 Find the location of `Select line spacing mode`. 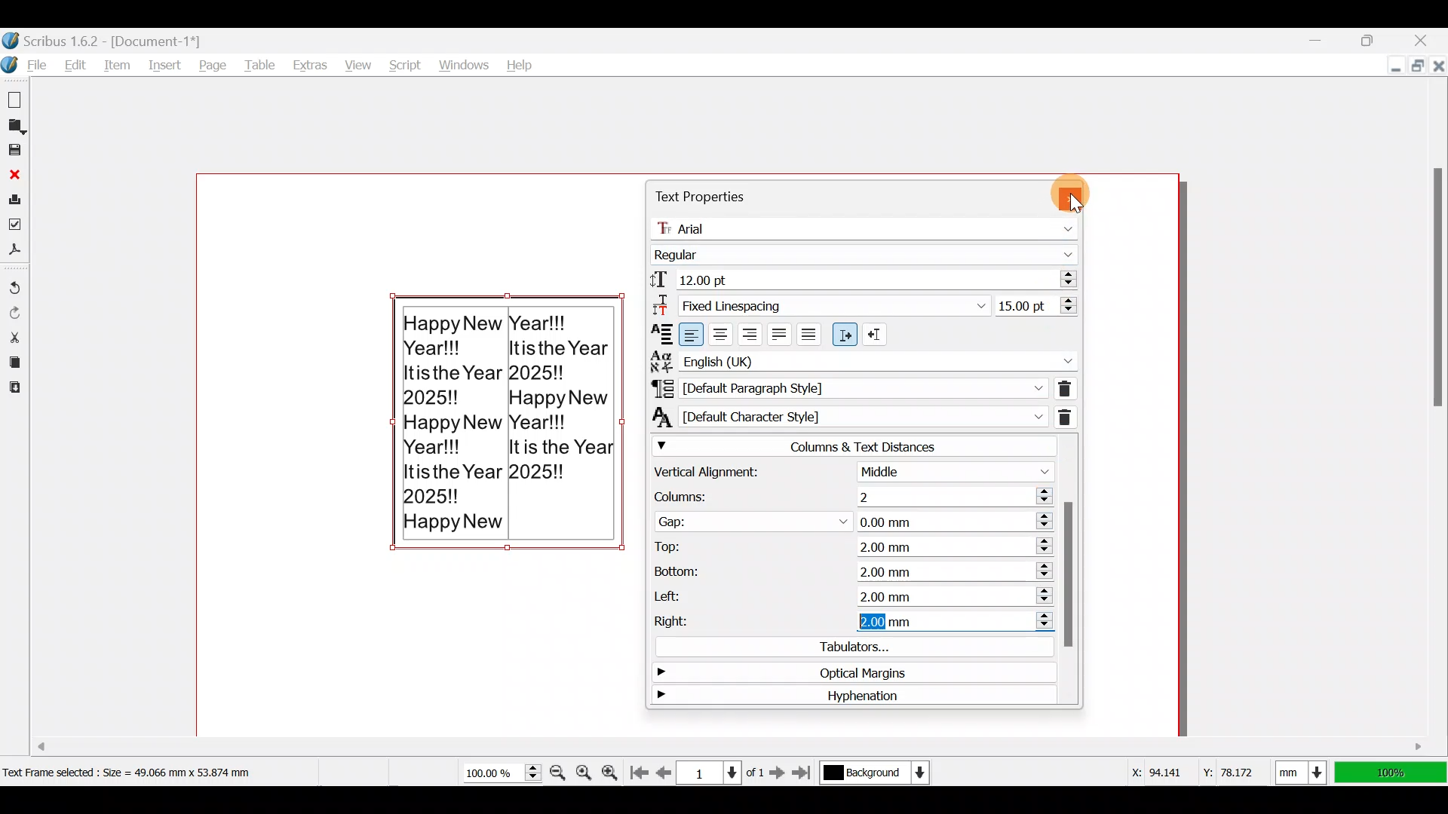

Select line spacing mode is located at coordinates (816, 304).